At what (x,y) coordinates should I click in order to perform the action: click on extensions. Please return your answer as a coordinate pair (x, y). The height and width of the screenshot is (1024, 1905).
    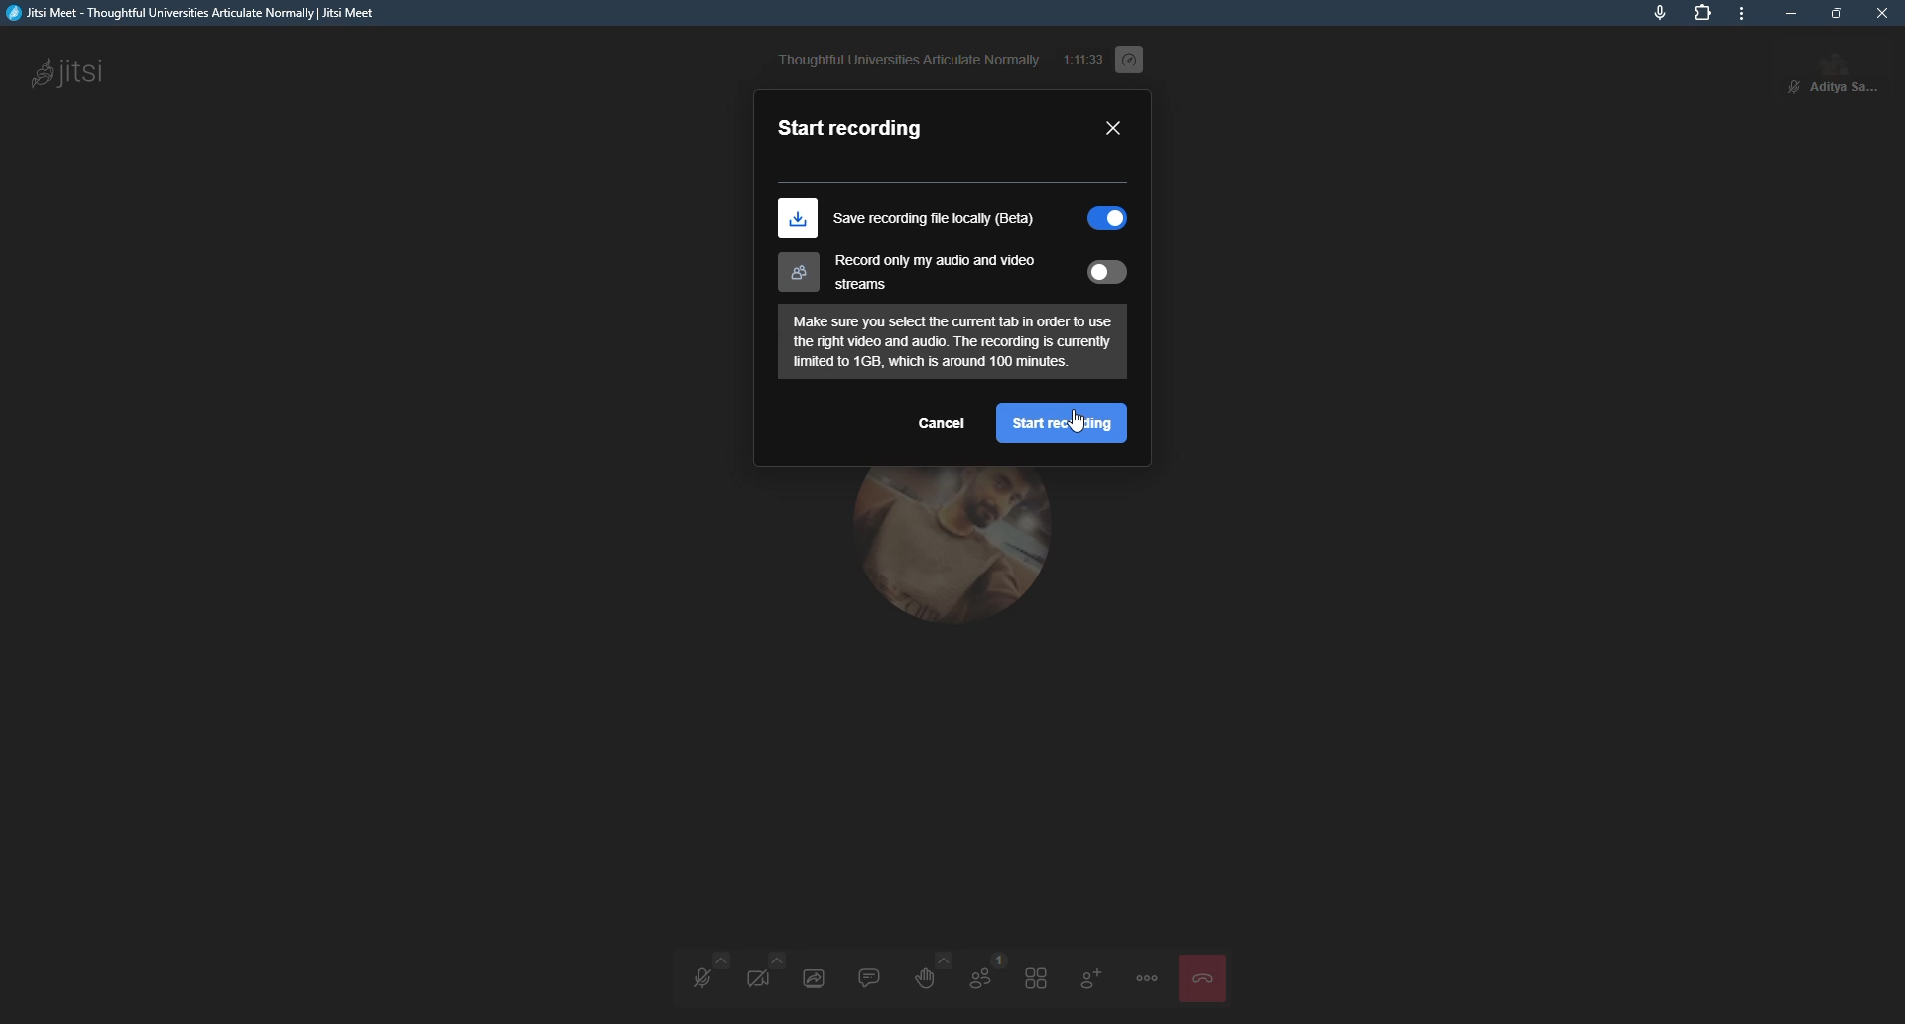
    Looking at the image, I should click on (1699, 13).